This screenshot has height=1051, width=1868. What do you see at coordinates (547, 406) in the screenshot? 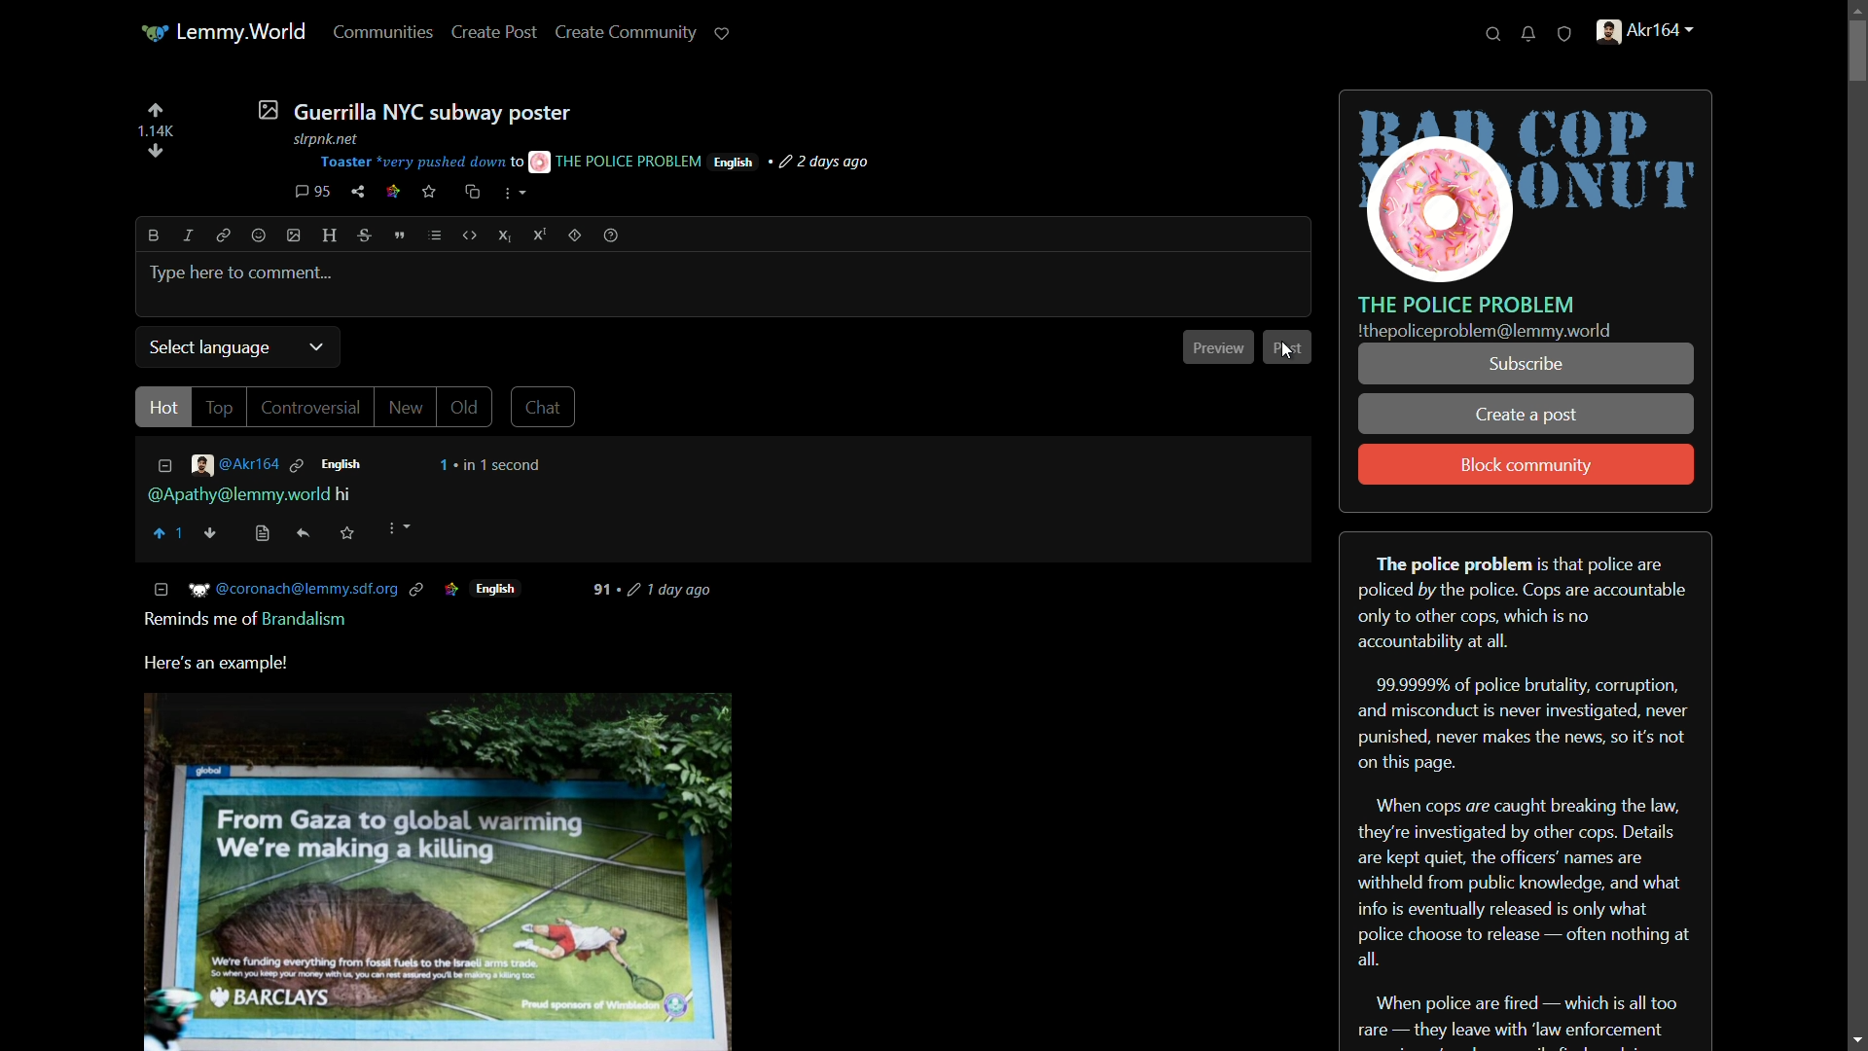
I see `chat` at bounding box center [547, 406].